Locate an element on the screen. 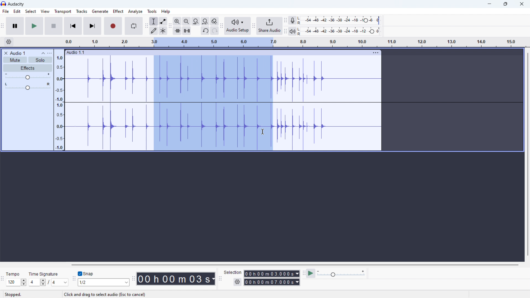 The height and width of the screenshot is (298, 530). generate is located at coordinates (100, 11).